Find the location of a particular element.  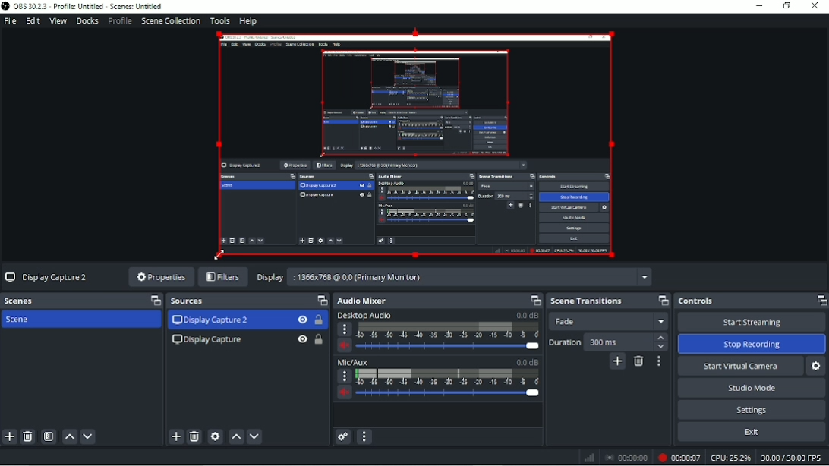

Filters is located at coordinates (223, 276).